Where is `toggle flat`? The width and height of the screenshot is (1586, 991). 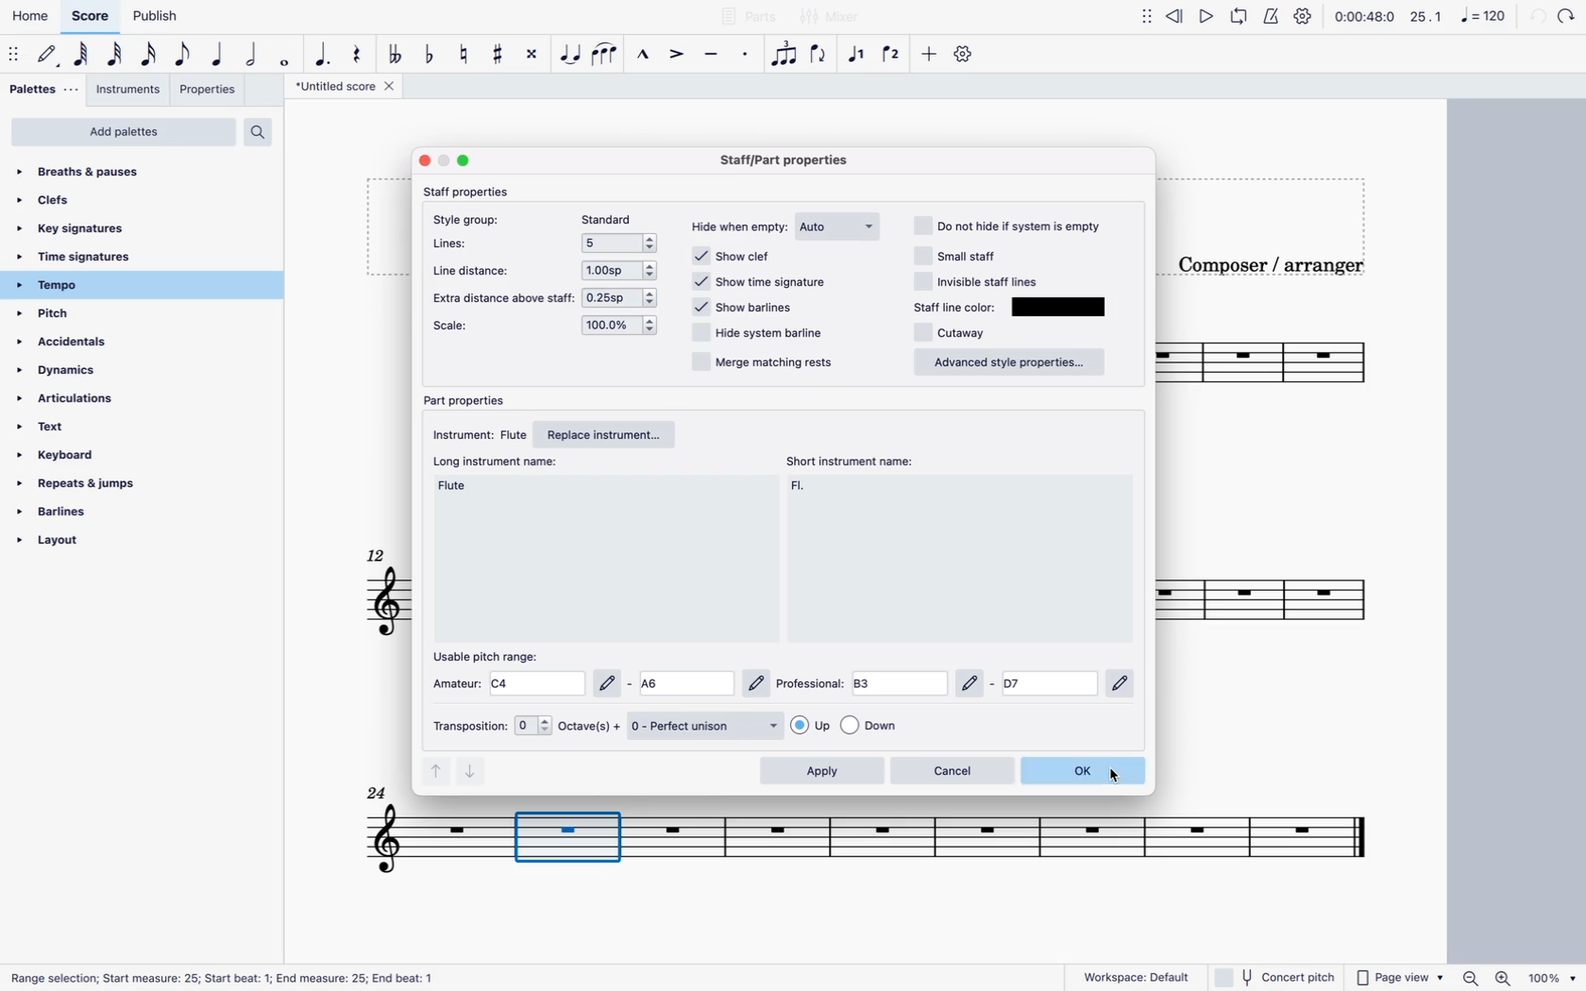 toggle flat is located at coordinates (429, 55).